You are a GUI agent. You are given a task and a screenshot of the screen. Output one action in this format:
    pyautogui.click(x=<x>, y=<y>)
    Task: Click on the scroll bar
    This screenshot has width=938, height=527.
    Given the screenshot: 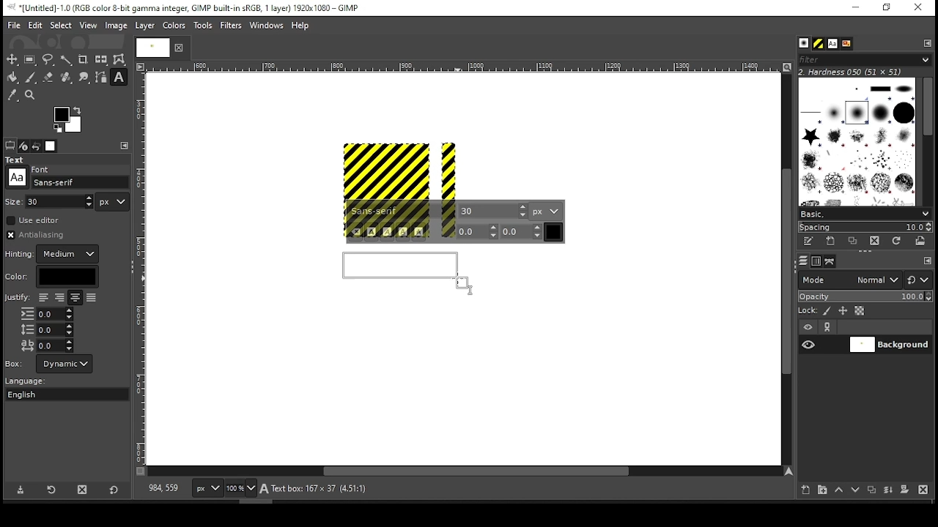 What is the action you would take?
    pyautogui.click(x=465, y=472)
    